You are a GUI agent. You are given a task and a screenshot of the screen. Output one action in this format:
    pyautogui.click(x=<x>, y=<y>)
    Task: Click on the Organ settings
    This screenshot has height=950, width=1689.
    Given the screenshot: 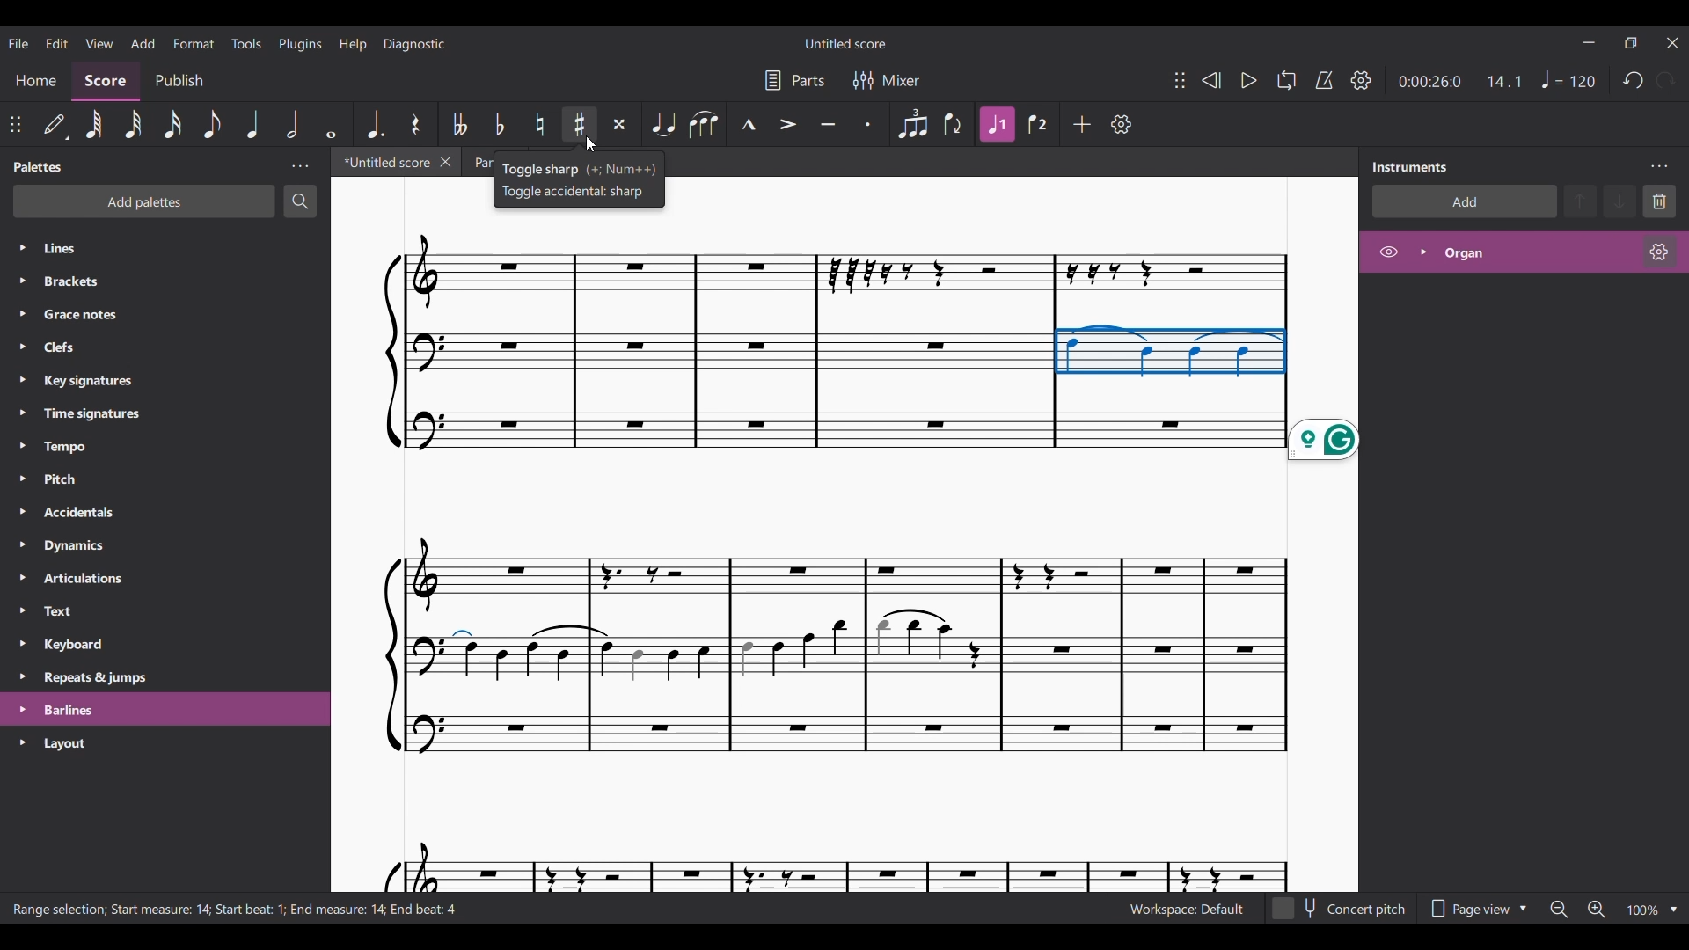 What is the action you would take?
    pyautogui.click(x=1659, y=252)
    